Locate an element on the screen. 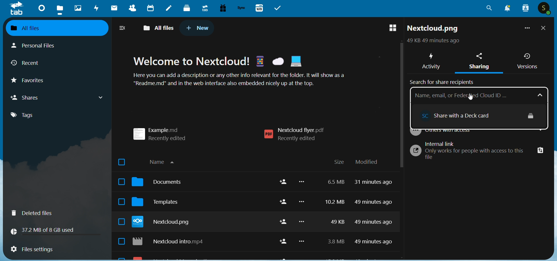 Image resolution: width=557 pixels, height=261 pixels. nextcloud png is located at coordinates (164, 223).